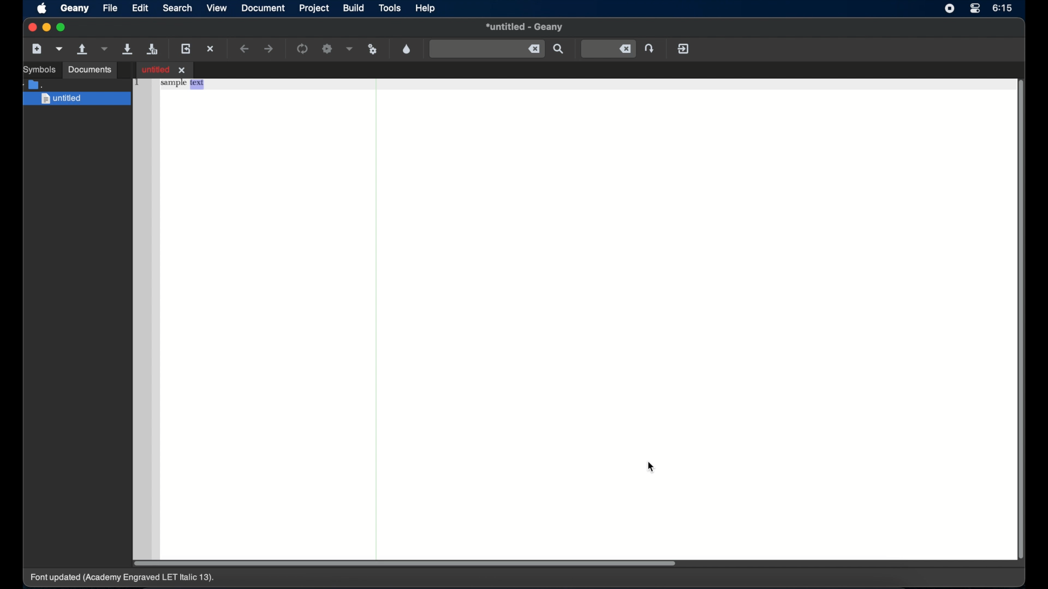 The height and width of the screenshot is (589, 1048). Describe the element at coordinates (404, 563) in the screenshot. I see `scroll box` at that location.